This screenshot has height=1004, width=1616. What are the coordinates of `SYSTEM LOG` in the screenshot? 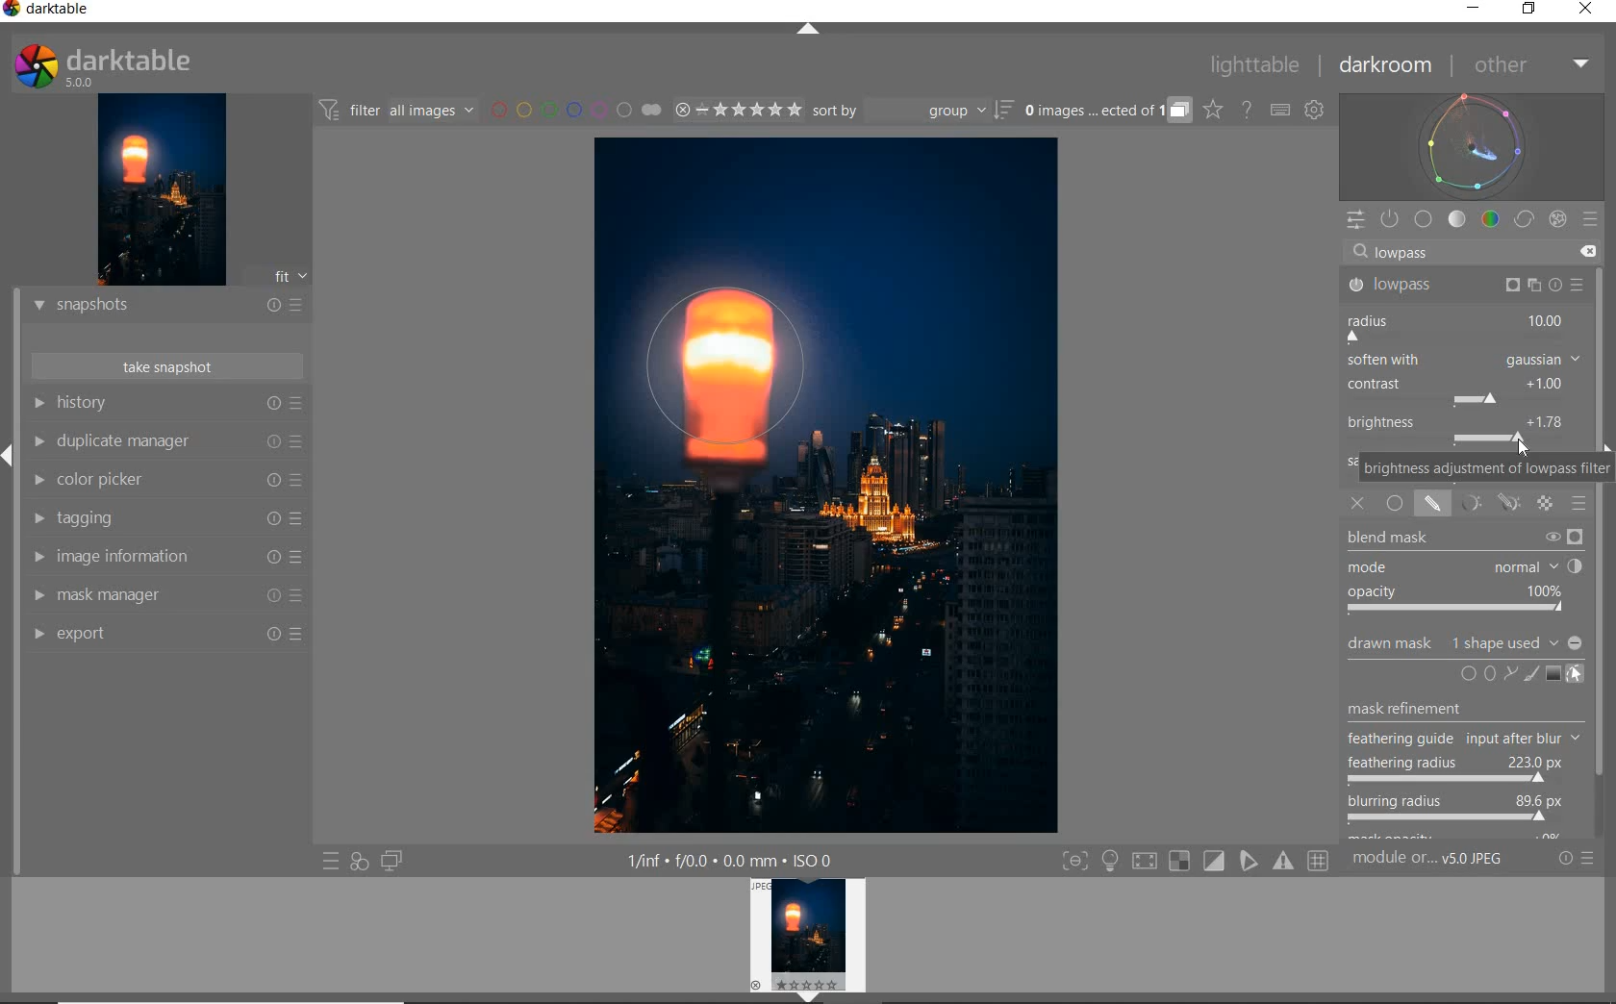 It's located at (122, 64).